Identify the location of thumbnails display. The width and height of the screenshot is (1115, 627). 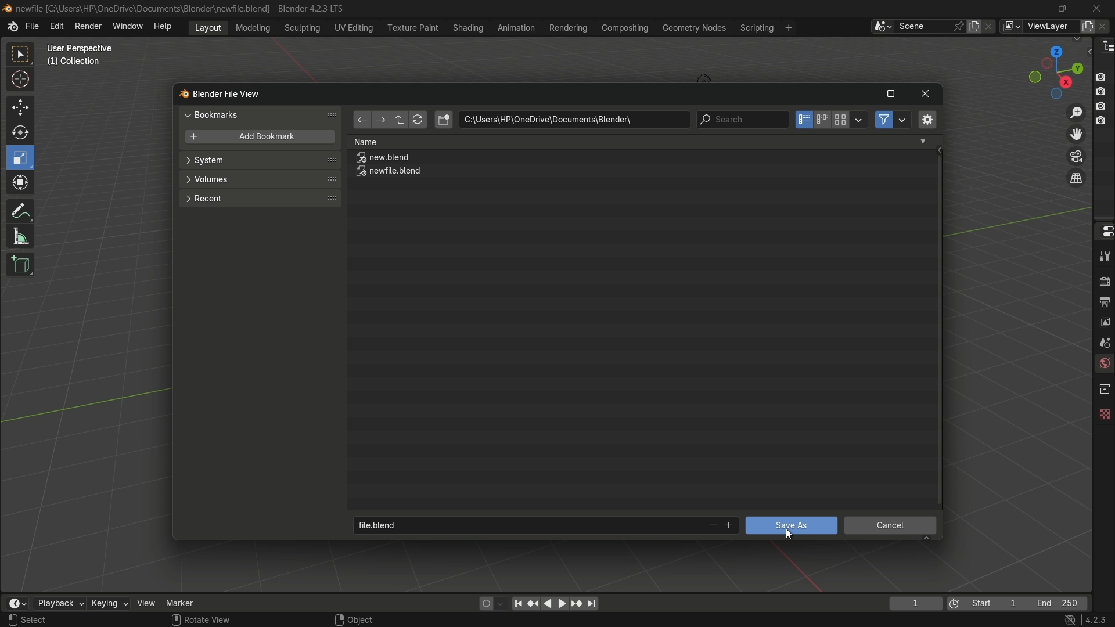
(841, 120).